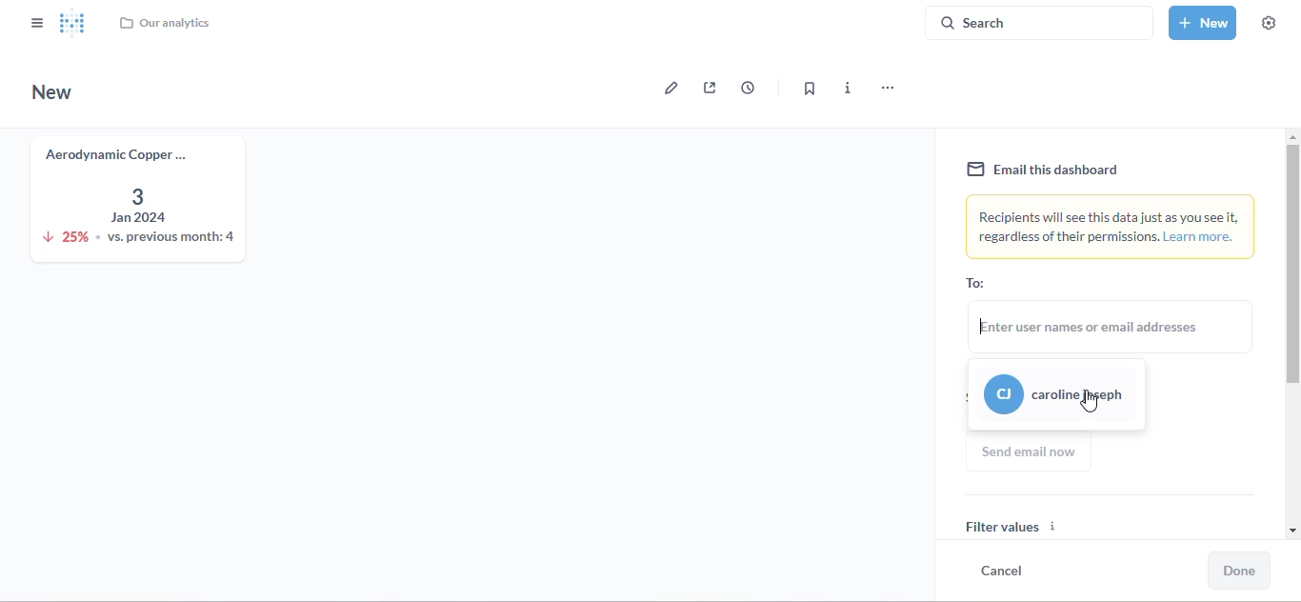 The width and height of the screenshot is (1301, 602). Describe the element at coordinates (886, 89) in the screenshot. I see `more` at that location.